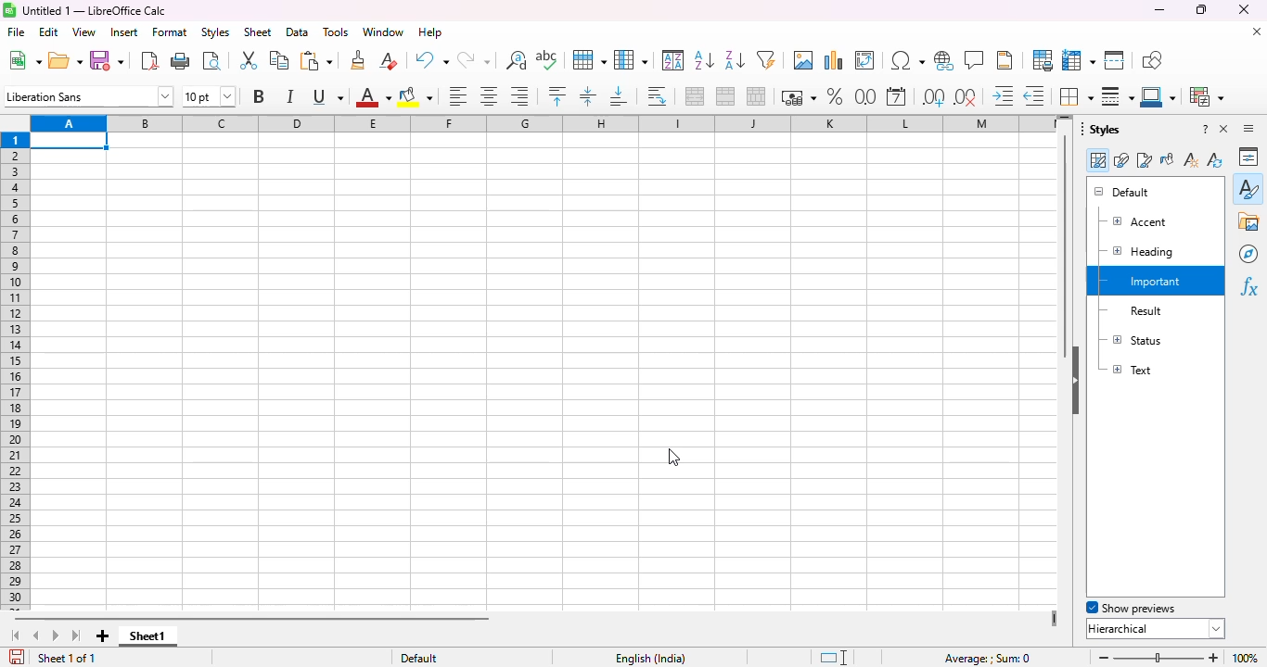 The image size is (1267, 667). I want to click on find and replace, so click(517, 60).